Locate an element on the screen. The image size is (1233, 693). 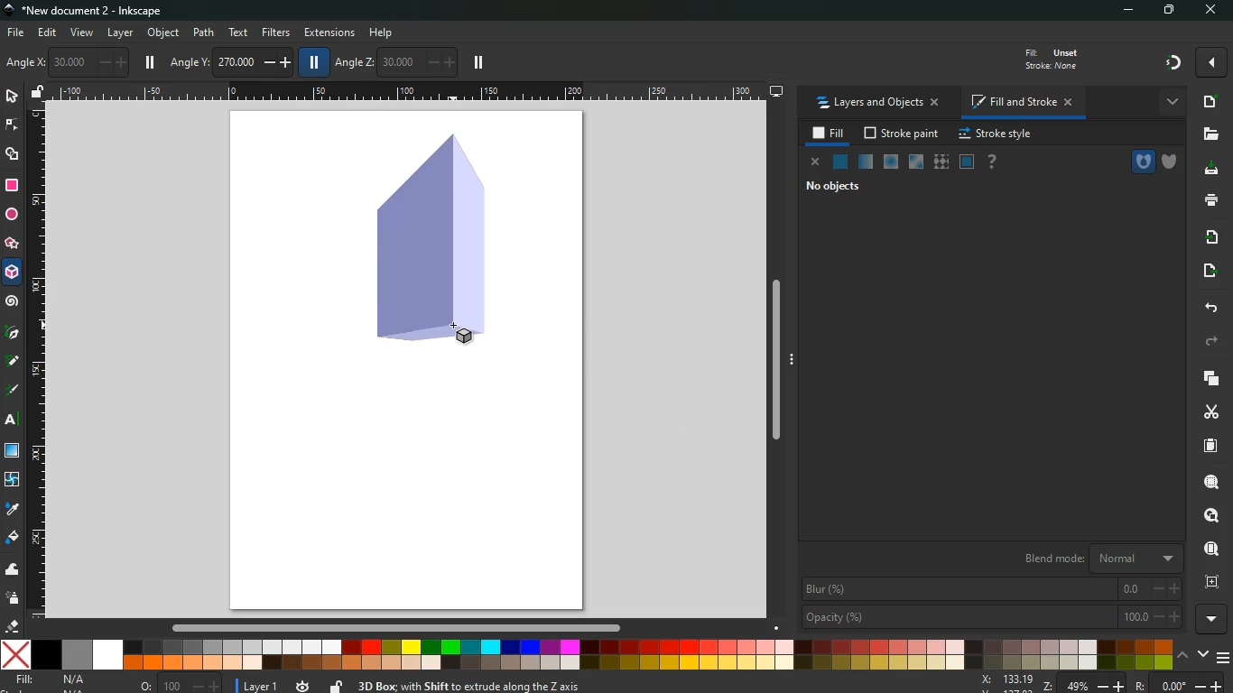
Scroll bar is located at coordinates (782, 362).